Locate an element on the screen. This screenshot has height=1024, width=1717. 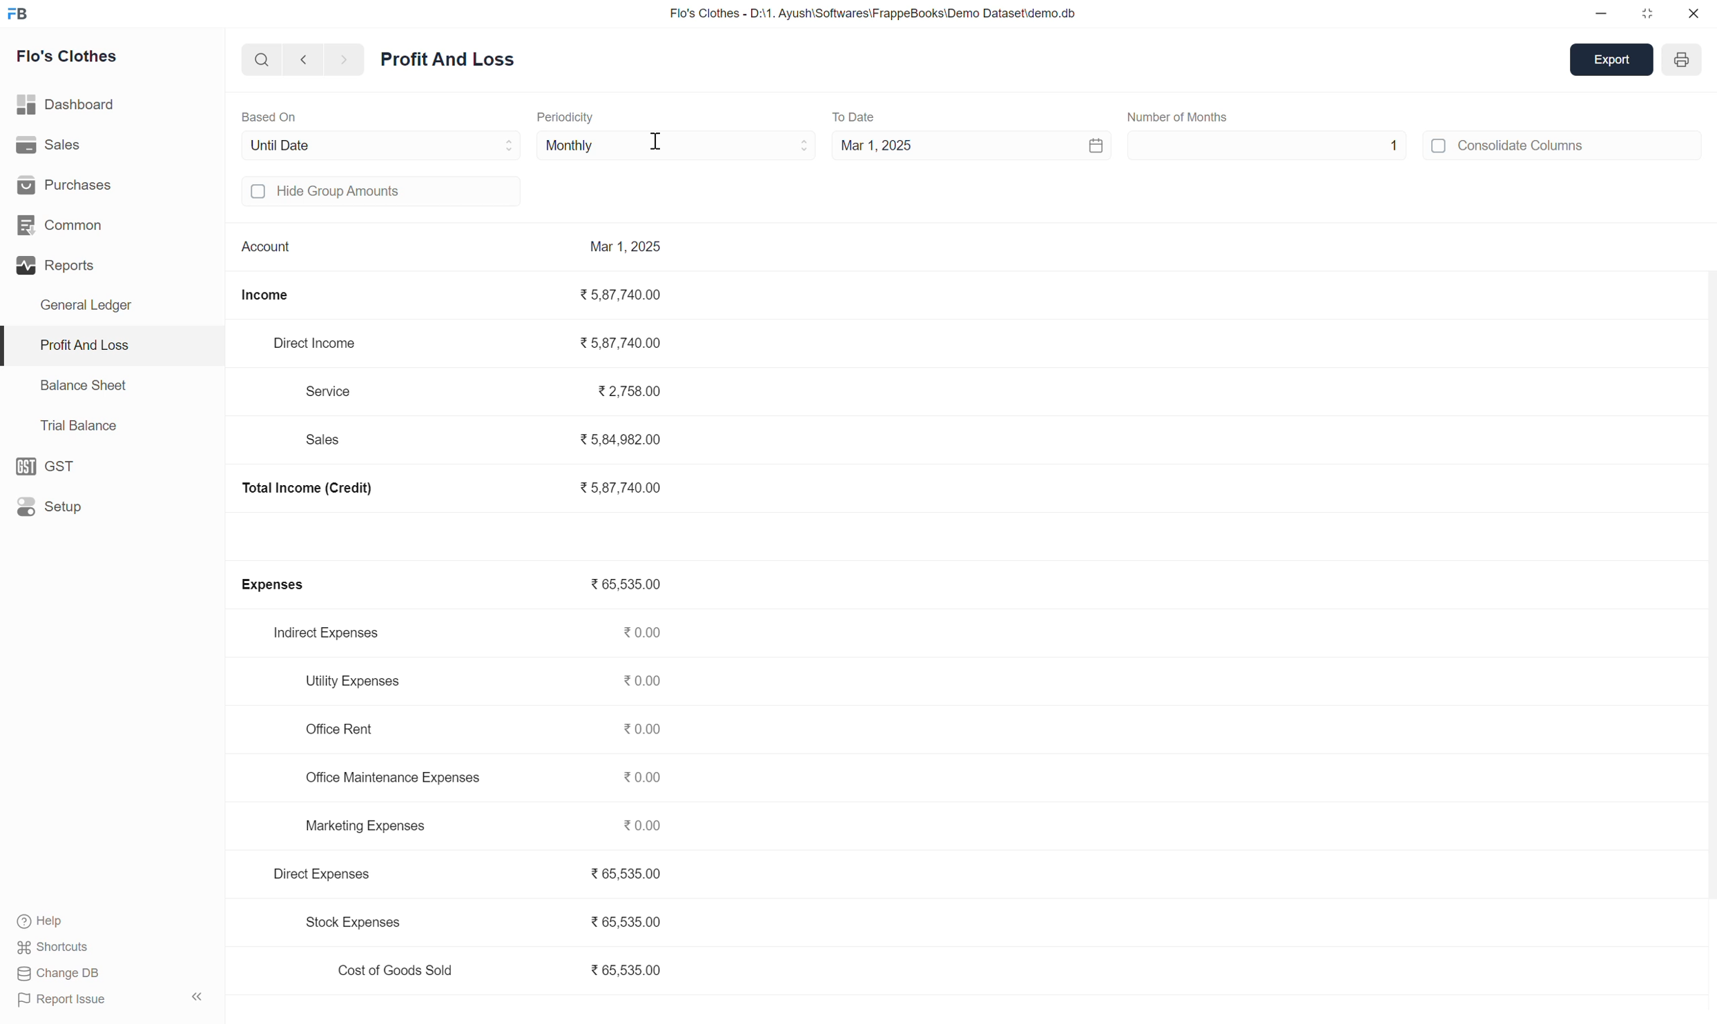
Flo's Clothes is located at coordinates (70, 60).